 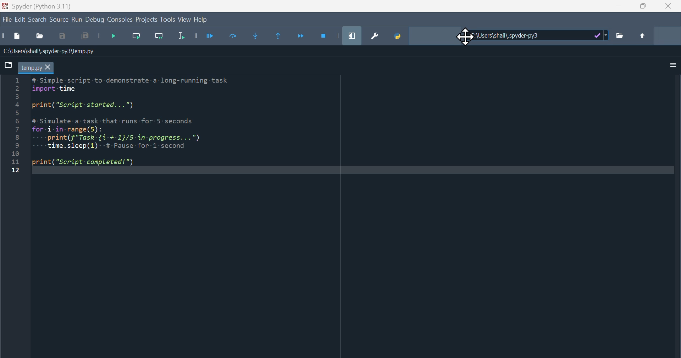 I want to click on View, so click(x=186, y=21).